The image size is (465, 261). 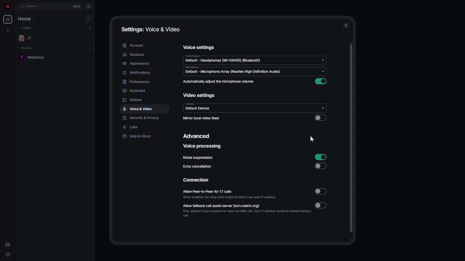 I want to click on room, so click(x=34, y=58).